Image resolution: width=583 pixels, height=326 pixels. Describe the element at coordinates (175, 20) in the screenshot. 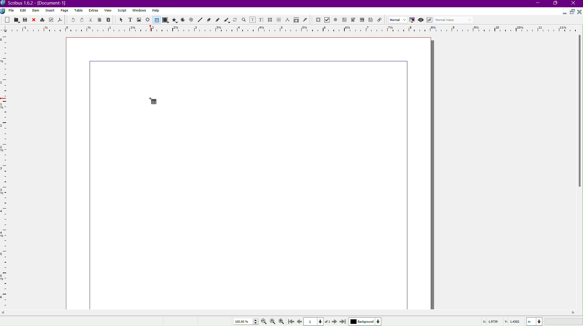

I see `Polygon` at that location.